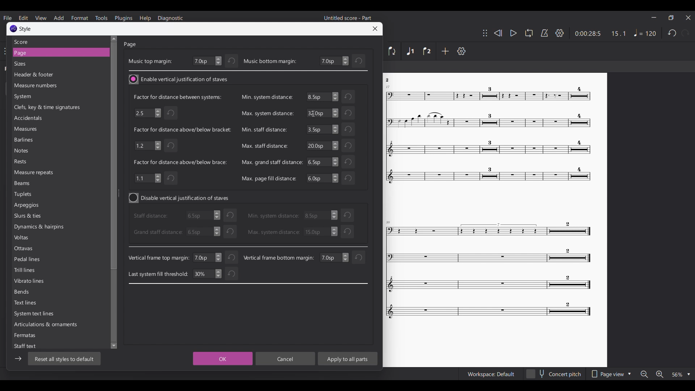 Image resolution: width=695 pixels, height=391 pixels. Describe the element at coordinates (57, 42) in the screenshot. I see `Score` at that location.